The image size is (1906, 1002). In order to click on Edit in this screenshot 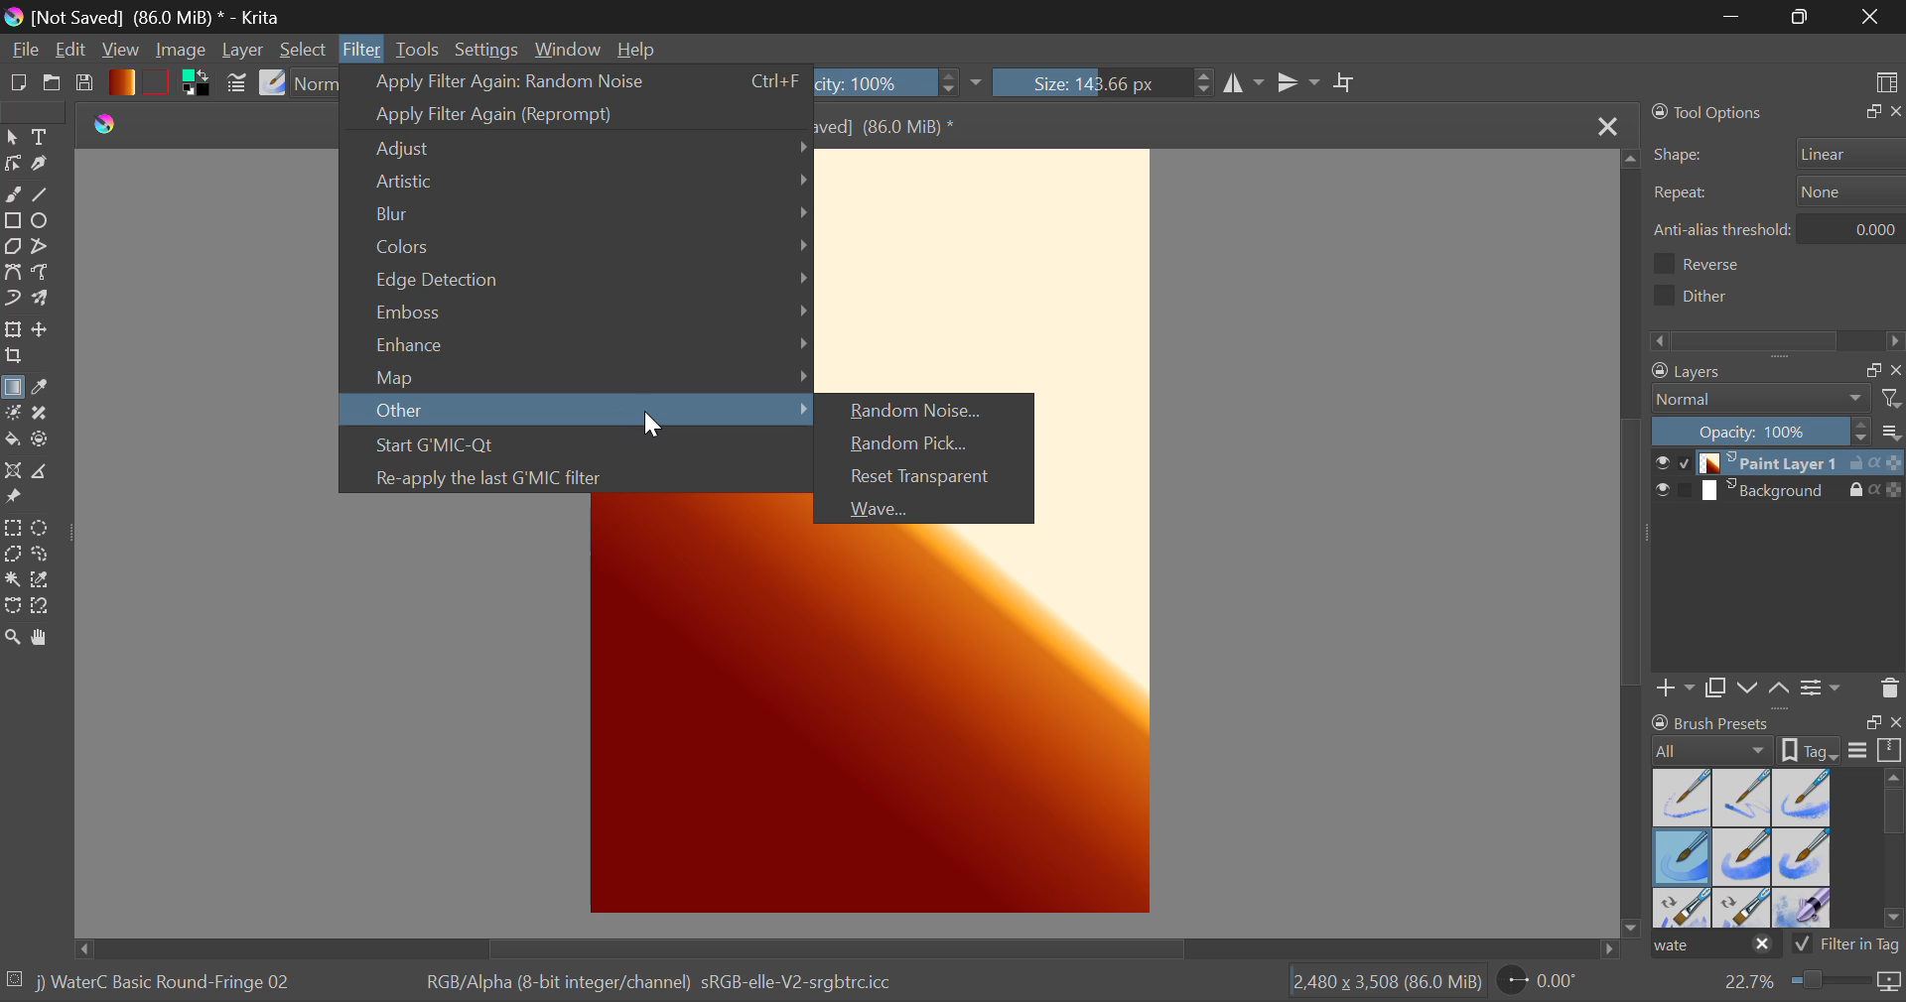, I will do `click(70, 50)`.